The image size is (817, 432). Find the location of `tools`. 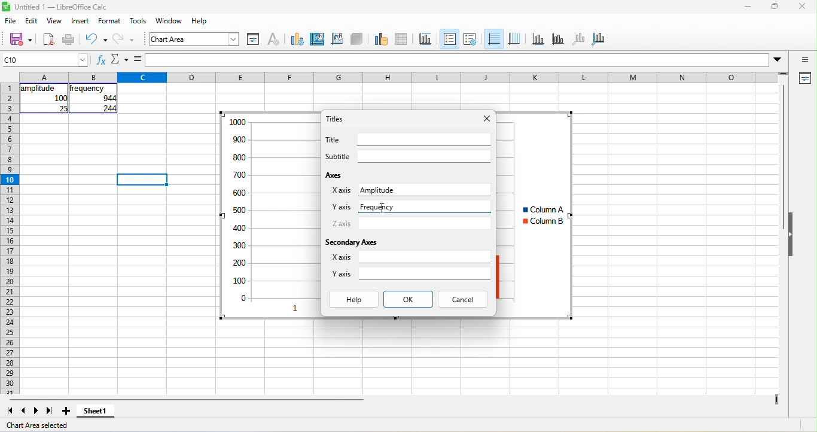

tools is located at coordinates (138, 20).